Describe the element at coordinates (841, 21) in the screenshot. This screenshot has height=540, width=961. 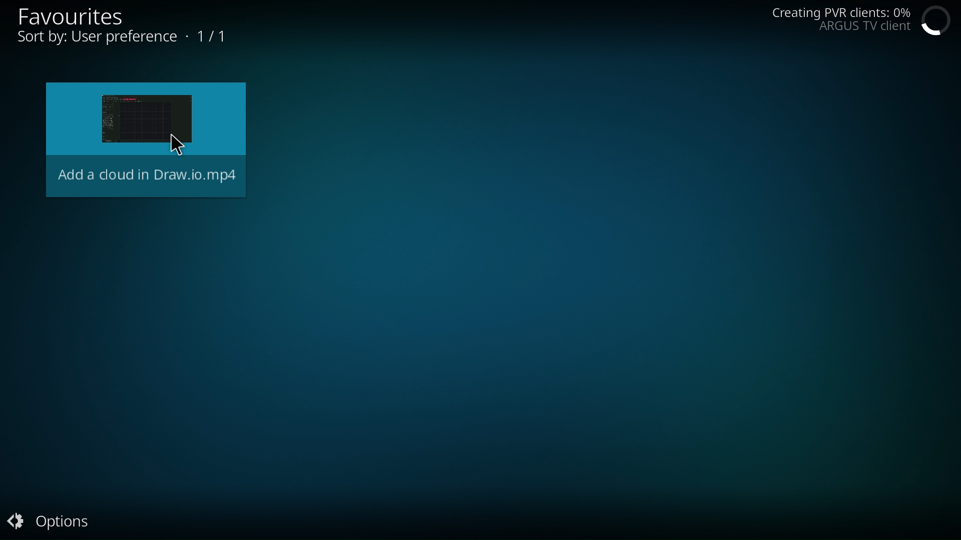
I see `Creating PVR clients: 0%
ARGUS TV client` at that location.